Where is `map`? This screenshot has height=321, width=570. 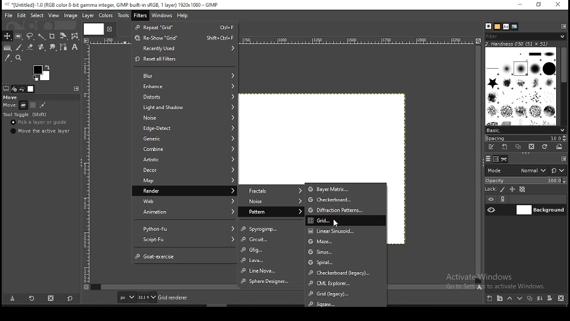
map is located at coordinates (184, 181).